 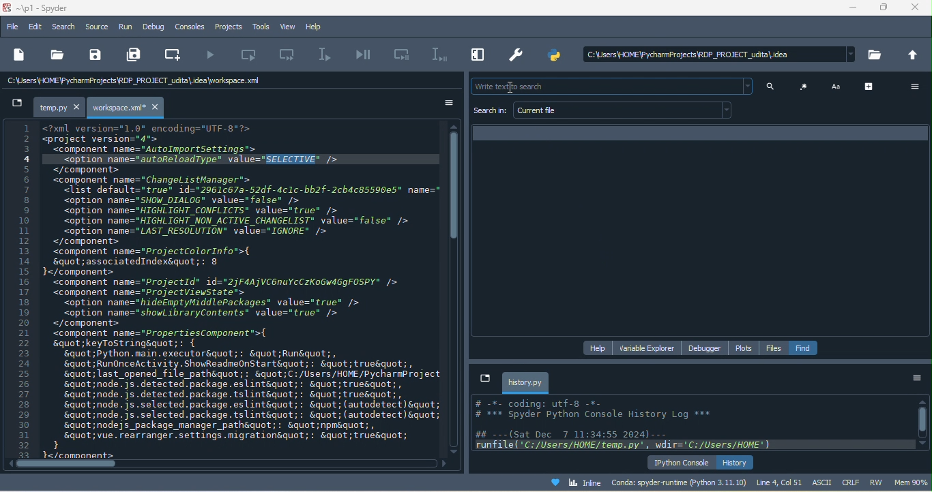 What do you see at coordinates (599, 347) in the screenshot?
I see `help` at bounding box center [599, 347].